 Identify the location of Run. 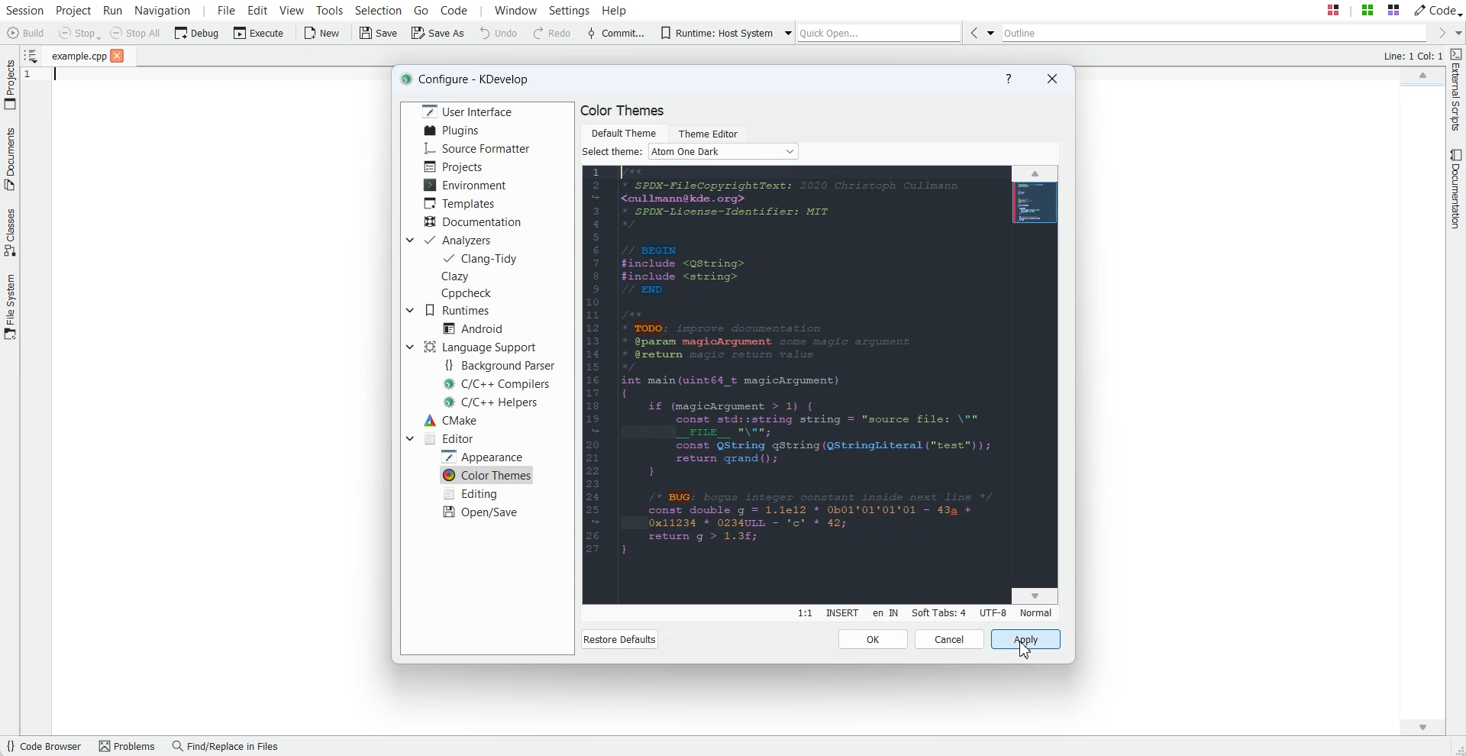
(113, 9).